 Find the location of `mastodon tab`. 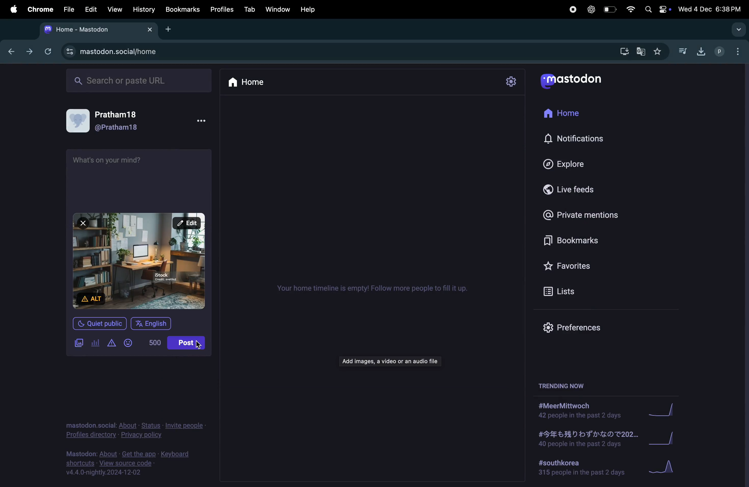

mastodon tab is located at coordinates (95, 30).